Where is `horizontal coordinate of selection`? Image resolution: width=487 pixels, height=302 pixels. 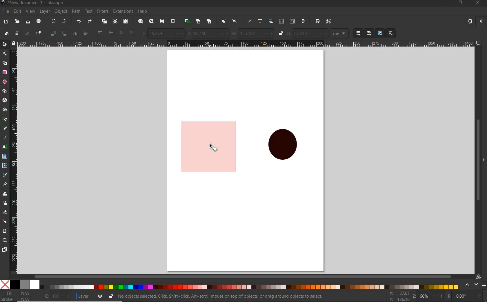
horizontal coordinate of selection is located at coordinates (163, 34).